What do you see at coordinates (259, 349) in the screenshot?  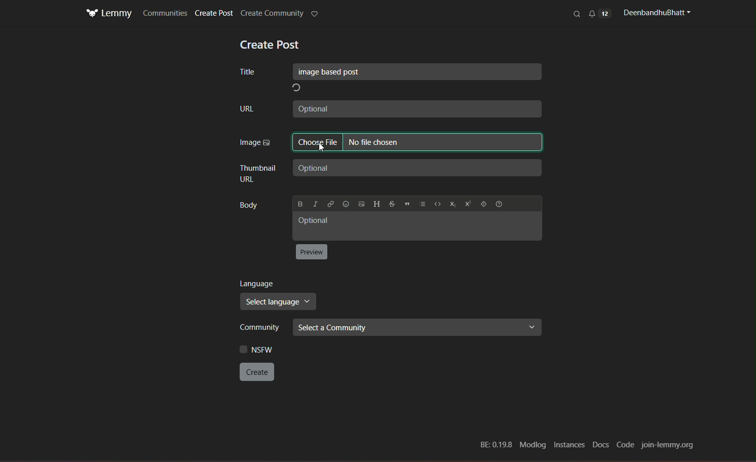 I see `NSFW` at bounding box center [259, 349].